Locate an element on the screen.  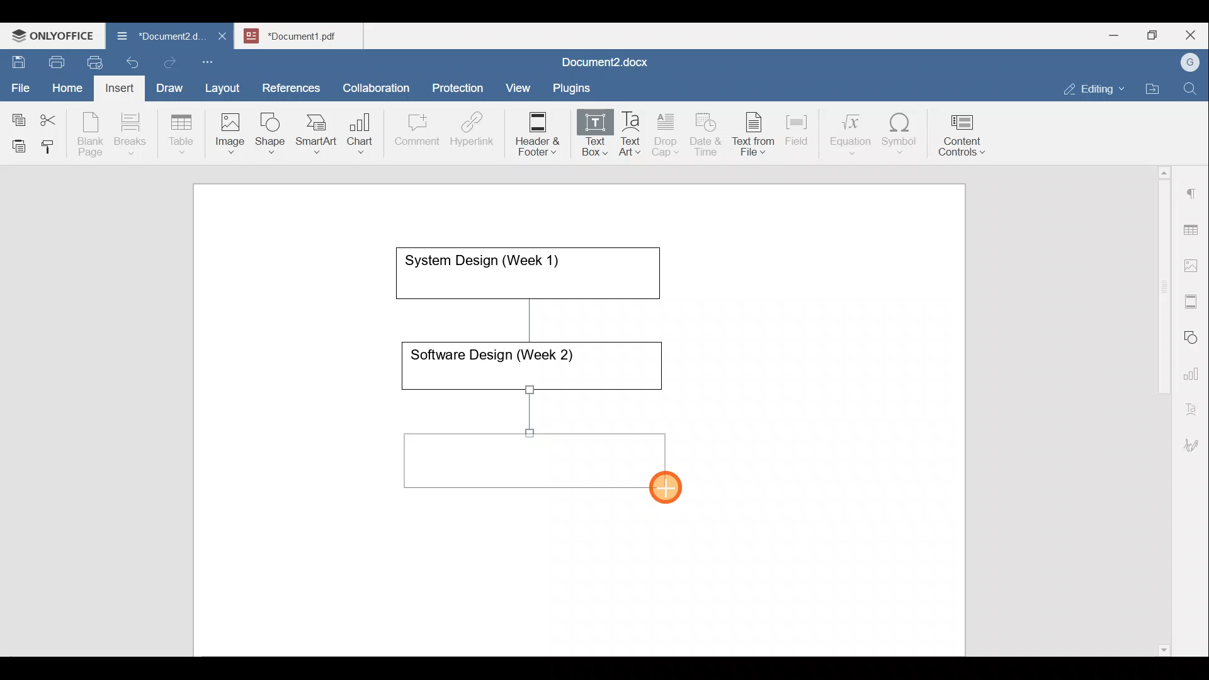
Close is located at coordinates (1193, 36).